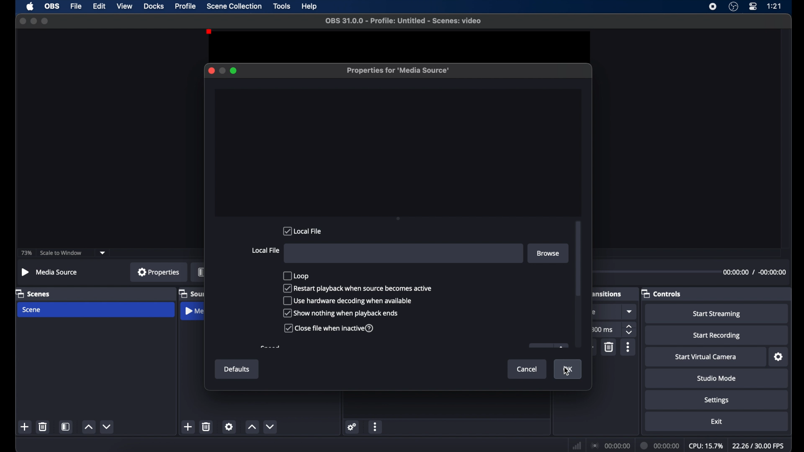 This screenshot has width=804, height=452. I want to click on controls, so click(663, 293).